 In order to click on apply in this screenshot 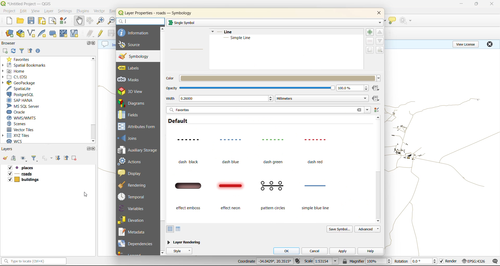, I will do `click(343, 251)`.